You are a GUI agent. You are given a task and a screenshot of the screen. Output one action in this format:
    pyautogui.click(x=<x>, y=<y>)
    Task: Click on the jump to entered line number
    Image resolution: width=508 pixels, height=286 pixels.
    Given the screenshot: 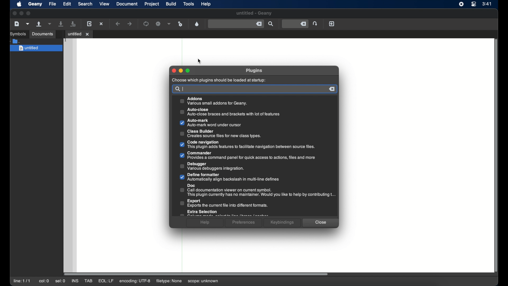 What is the action you would take?
    pyautogui.click(x=295, y=24)
    